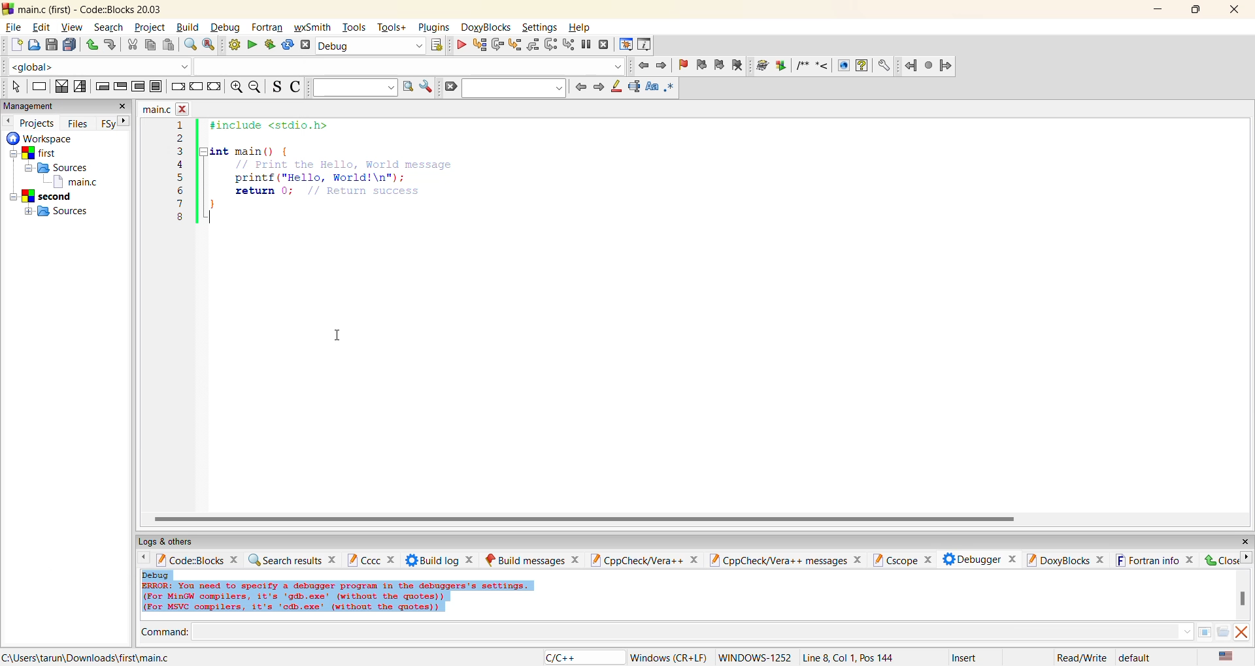  I want to click on show options window, so click(427, 87).